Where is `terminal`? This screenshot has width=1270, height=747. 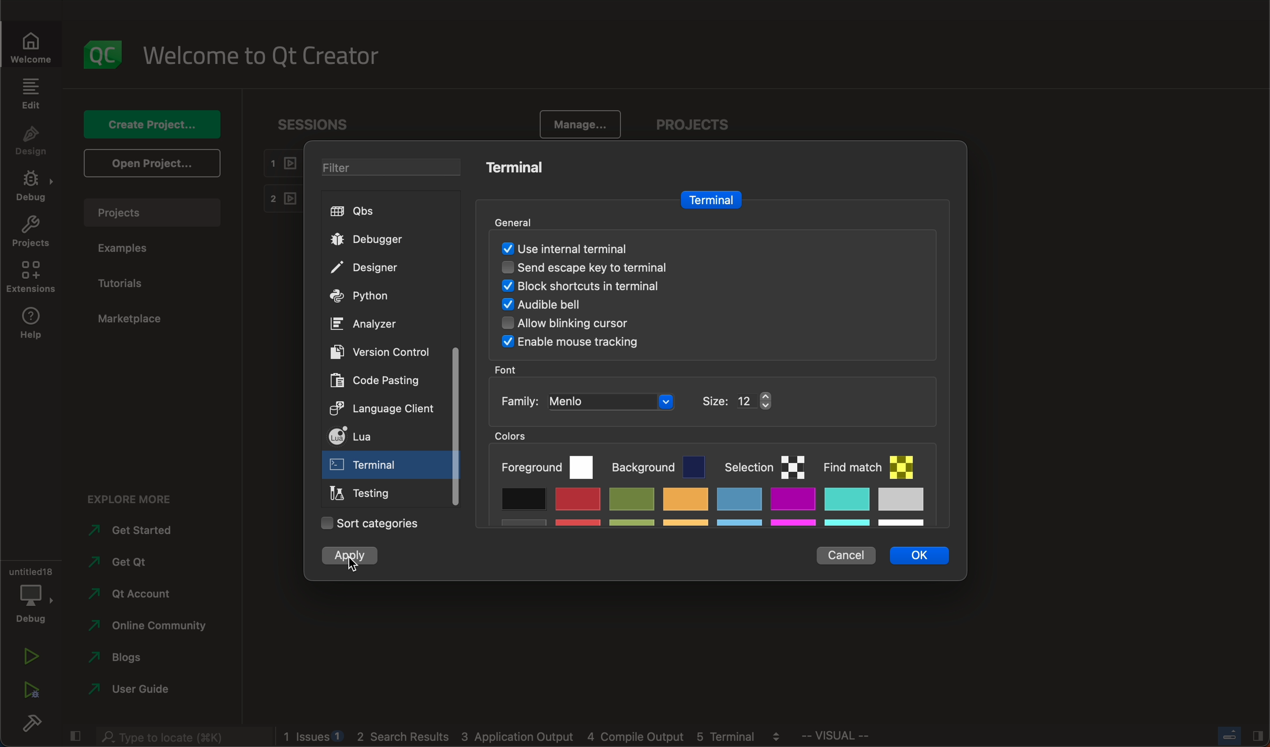 terminal is located at coordinates (710, 199).